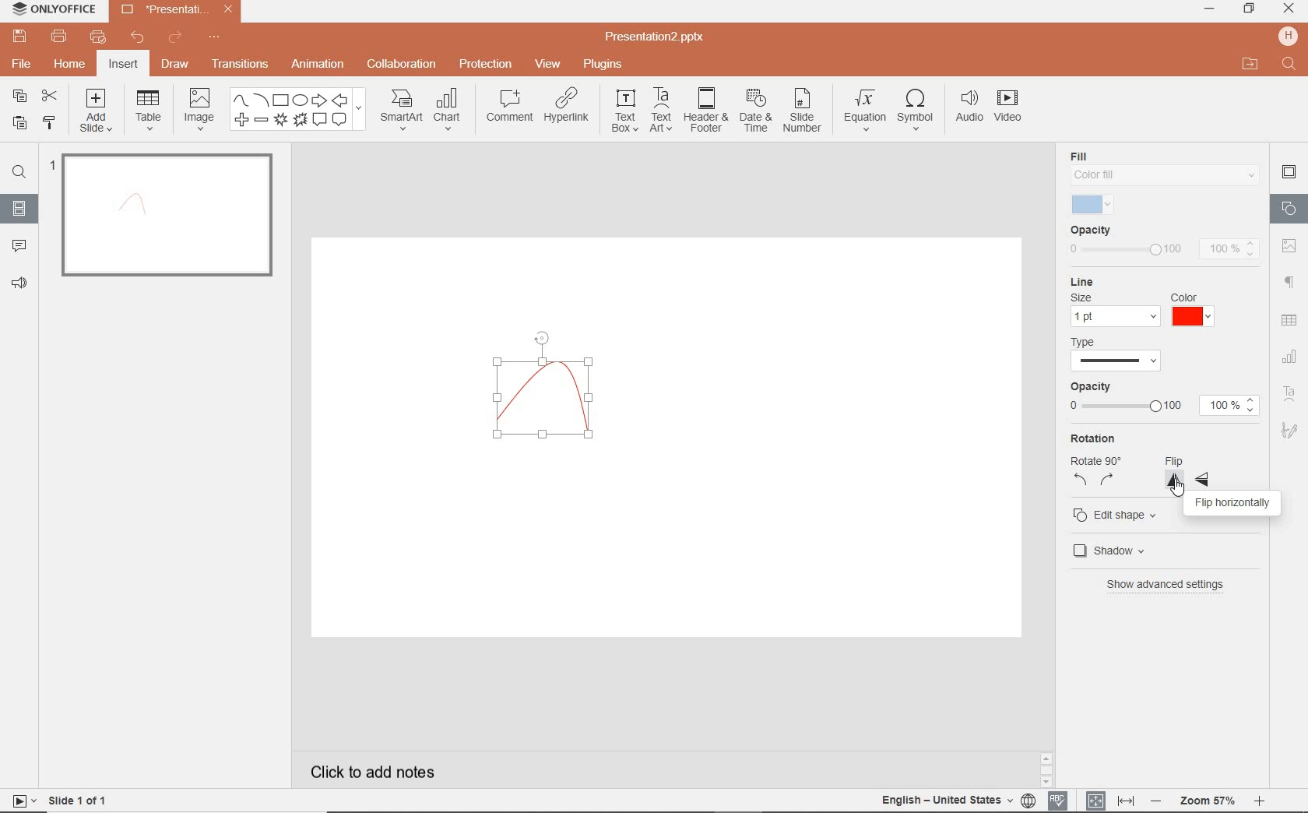 Image resolution: width=1308 pixels, height=813 pixels. What do you see at coordinates (1179, 487) in the screenshot?
I see `cursor` at bounding box center [1179, 487].